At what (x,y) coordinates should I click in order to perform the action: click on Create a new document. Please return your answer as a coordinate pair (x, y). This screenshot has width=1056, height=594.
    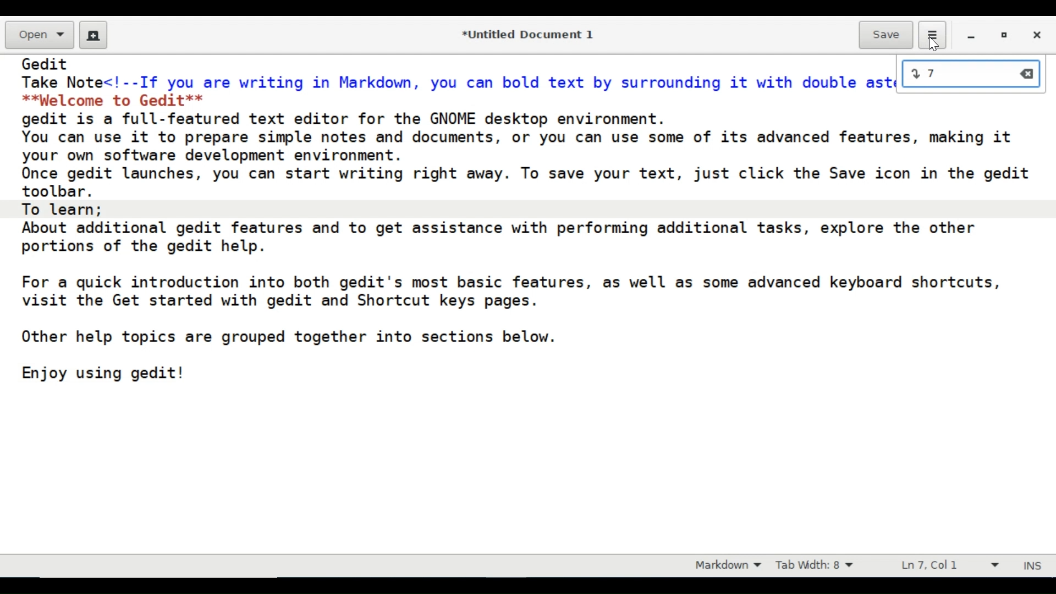
    Looking at the image, I should click on (94, 35).